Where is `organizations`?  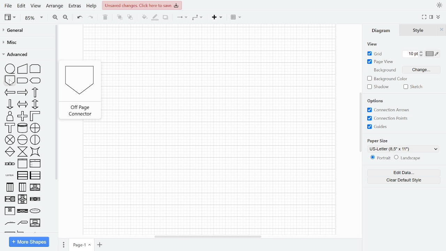 organizations is located at coordinates (36, 223).